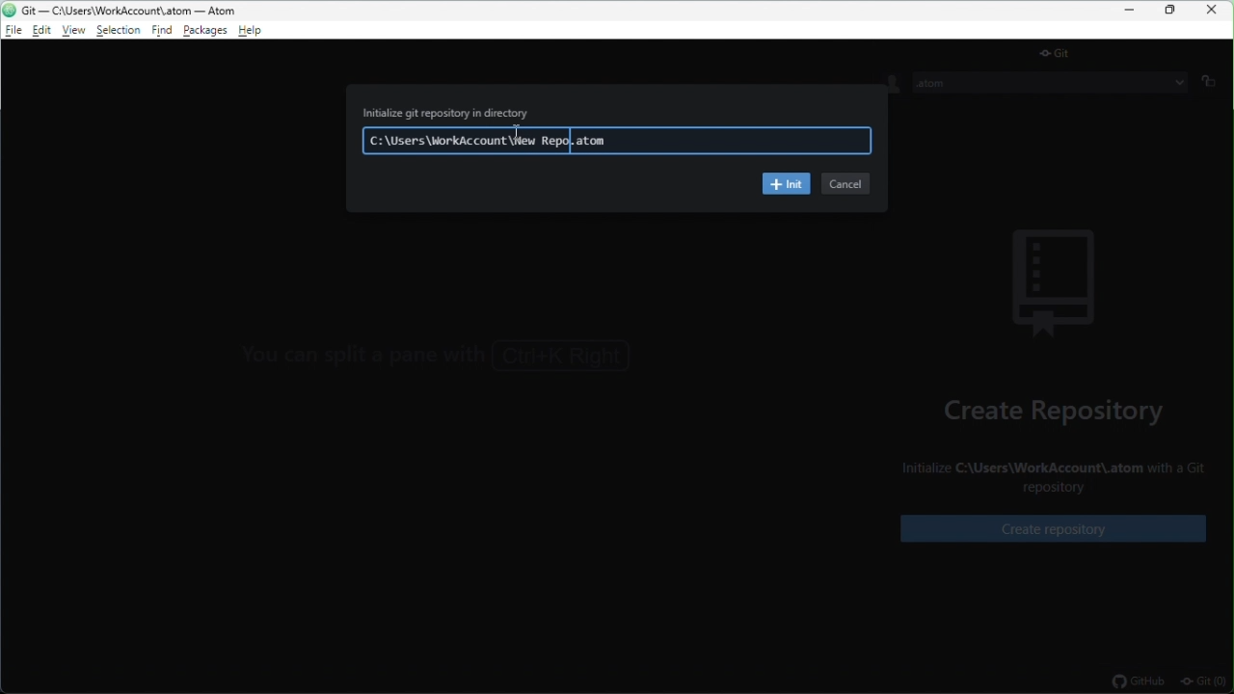 This screenshot has height=694, width=1234. Describe the element at coordinates (1053, 528) in the screenshot. I see `create repository` at that location.